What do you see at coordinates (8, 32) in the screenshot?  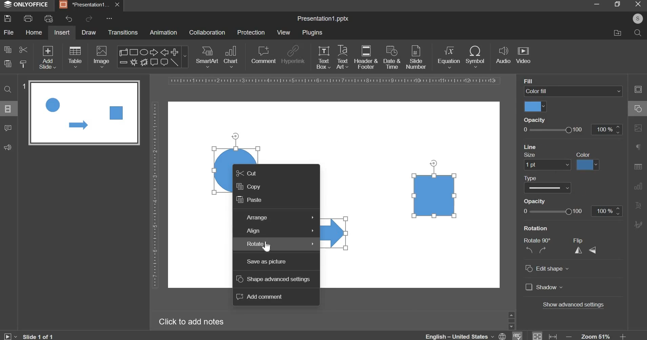 I see `file` at bounding box center [8, 32].